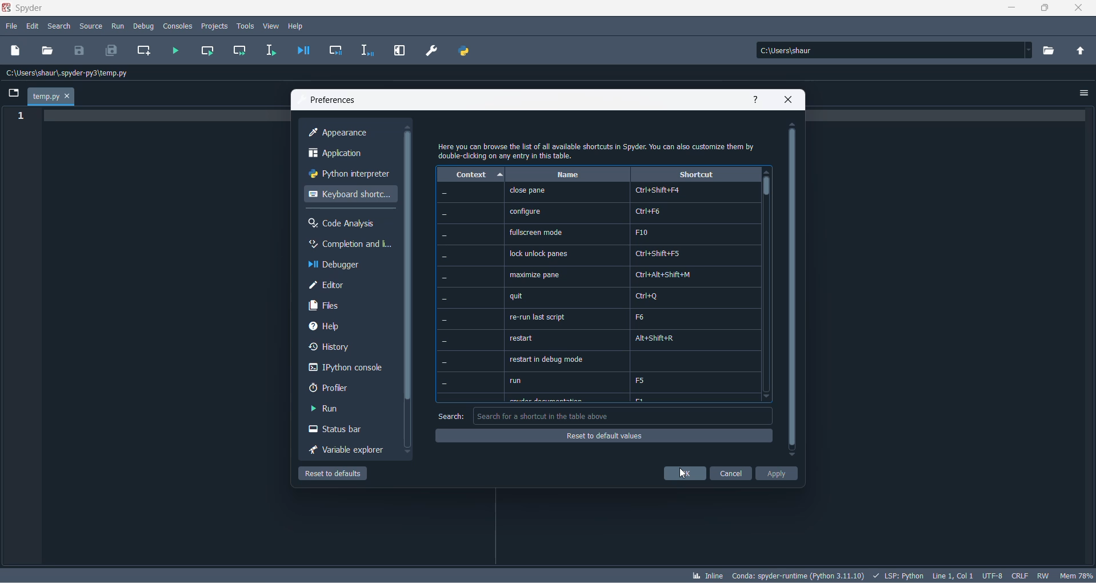  Describe the element at coordinates (605, 437) in the screenshot. I see `reset to default values` at that location.